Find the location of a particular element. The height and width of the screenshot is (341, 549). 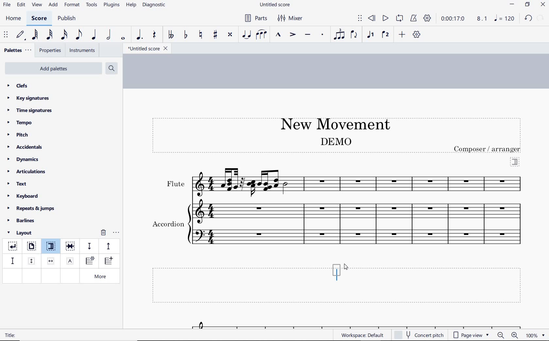

text is located at coordinates (168, 225).